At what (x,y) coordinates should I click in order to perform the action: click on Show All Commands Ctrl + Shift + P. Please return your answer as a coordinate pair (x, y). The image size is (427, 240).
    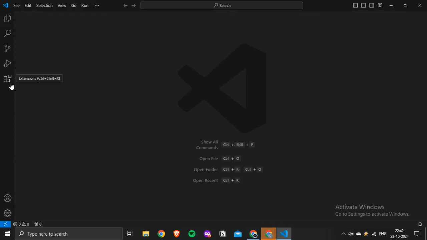
    Looking at the image, I should click on (224, 144).